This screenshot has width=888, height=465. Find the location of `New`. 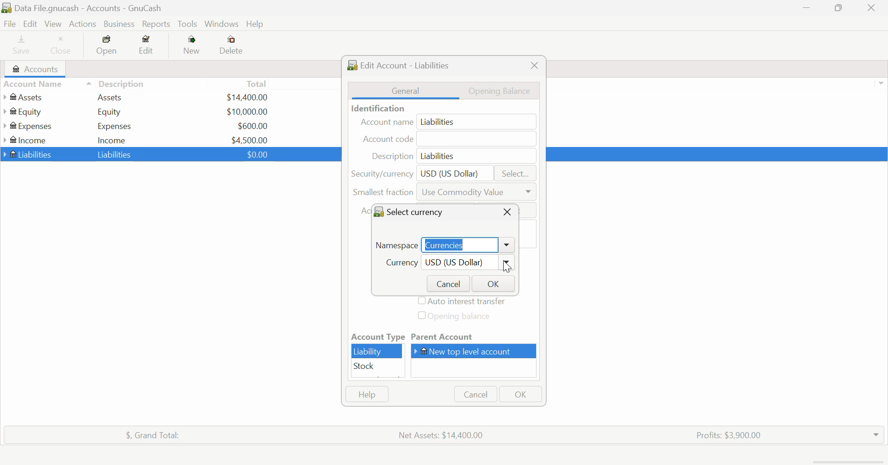

New is located at coordinates (192, 47).